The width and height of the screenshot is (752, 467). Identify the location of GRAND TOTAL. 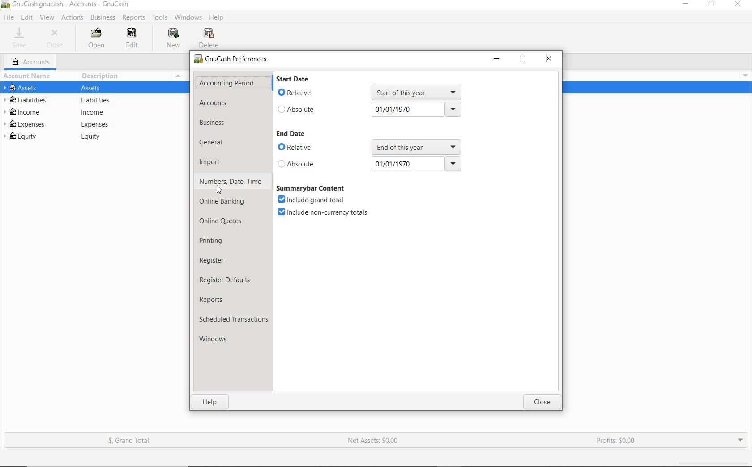
(134, 442).